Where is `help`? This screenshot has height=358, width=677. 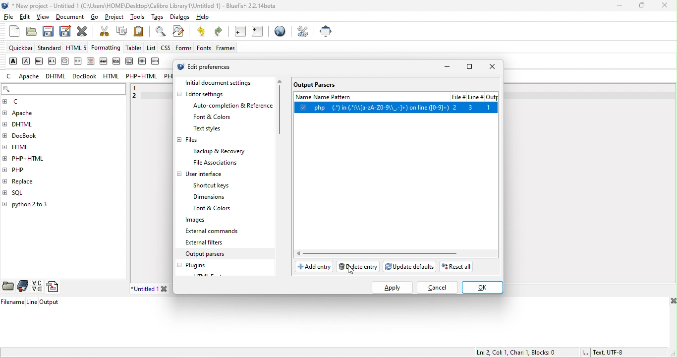 help is located at coordinates (201, 18).